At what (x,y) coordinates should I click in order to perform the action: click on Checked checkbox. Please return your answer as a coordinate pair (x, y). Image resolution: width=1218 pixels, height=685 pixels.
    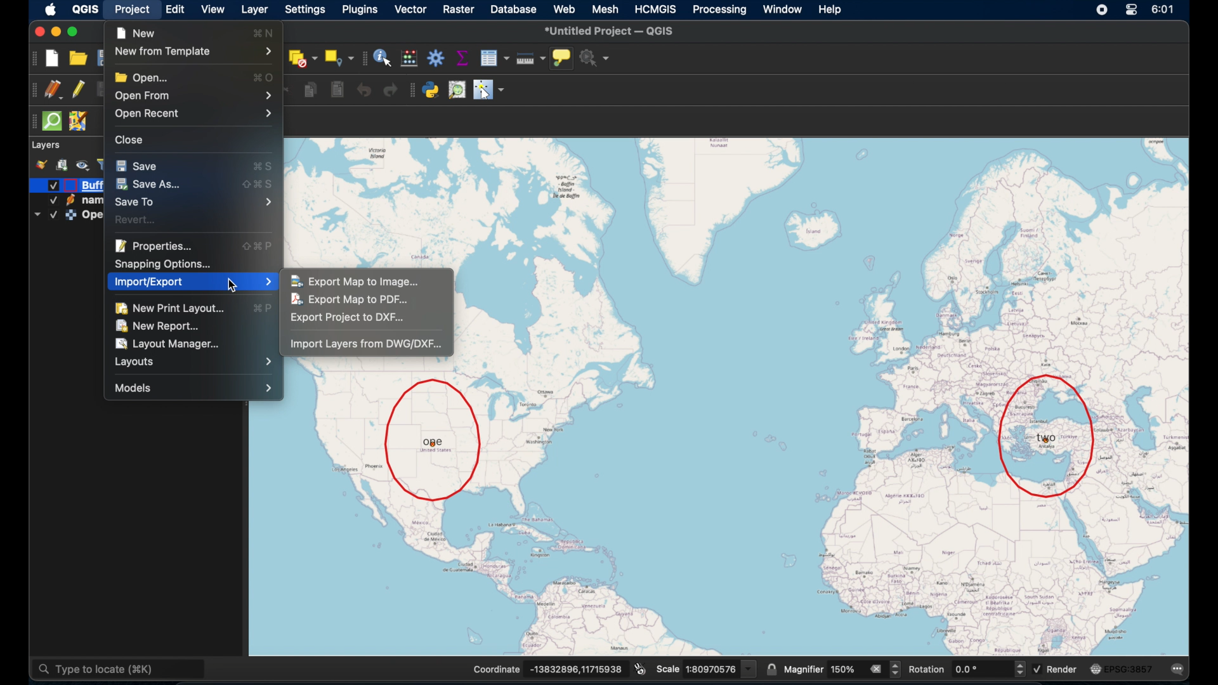
    Looking at the image, I should click on (1038, 669).